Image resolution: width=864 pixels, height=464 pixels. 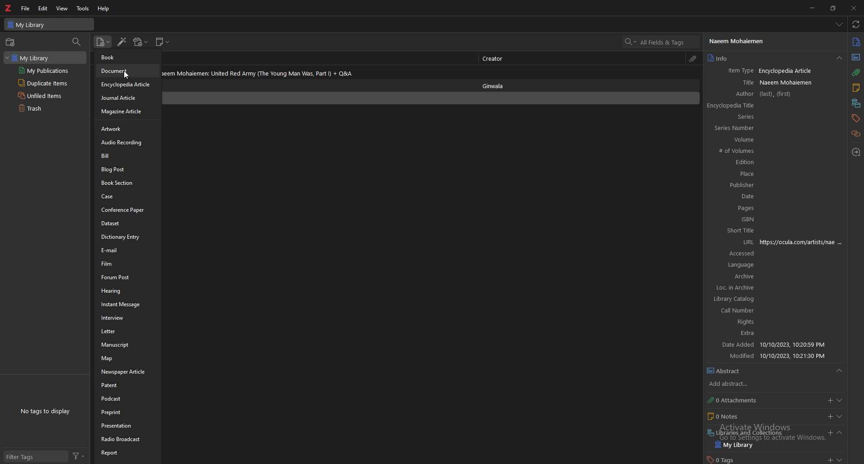 I want to click on series number, so click(x=730, y=129).